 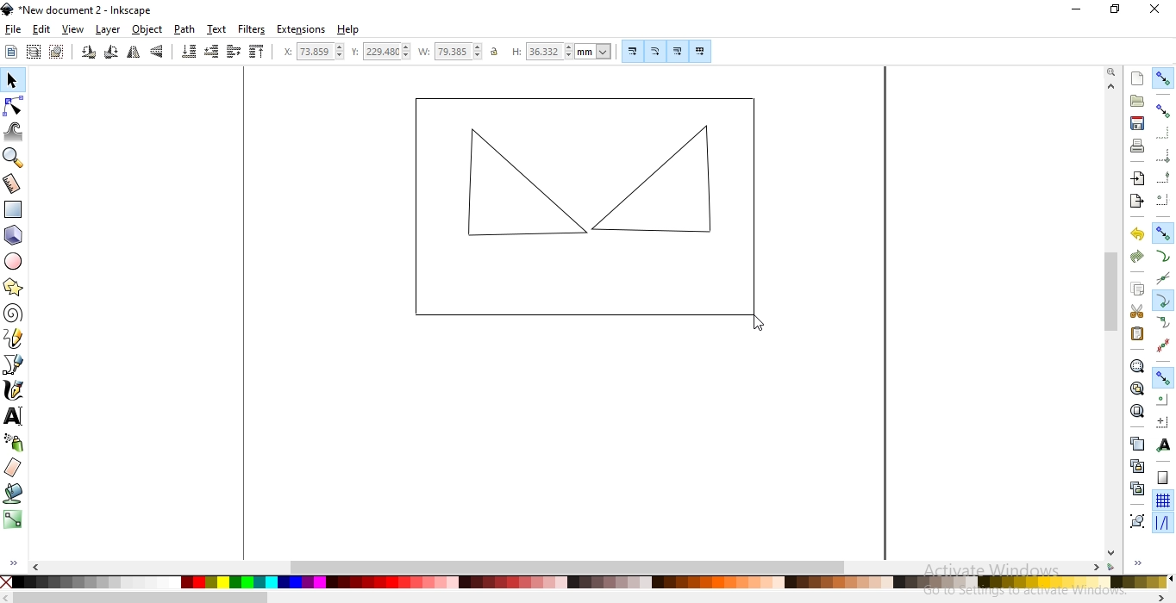 What do you see at coordinates (14, 158) in the screenshot?
I see `zoom in or out` at bounding box center [14, 158].